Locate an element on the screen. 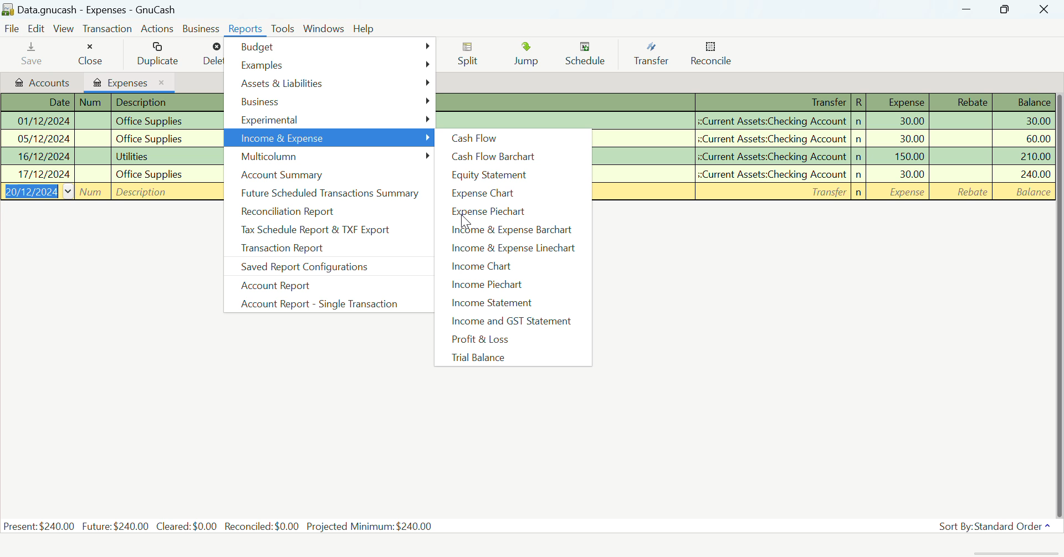 The image size is (1064, 557). Actions is located at coordinates (157, 29).